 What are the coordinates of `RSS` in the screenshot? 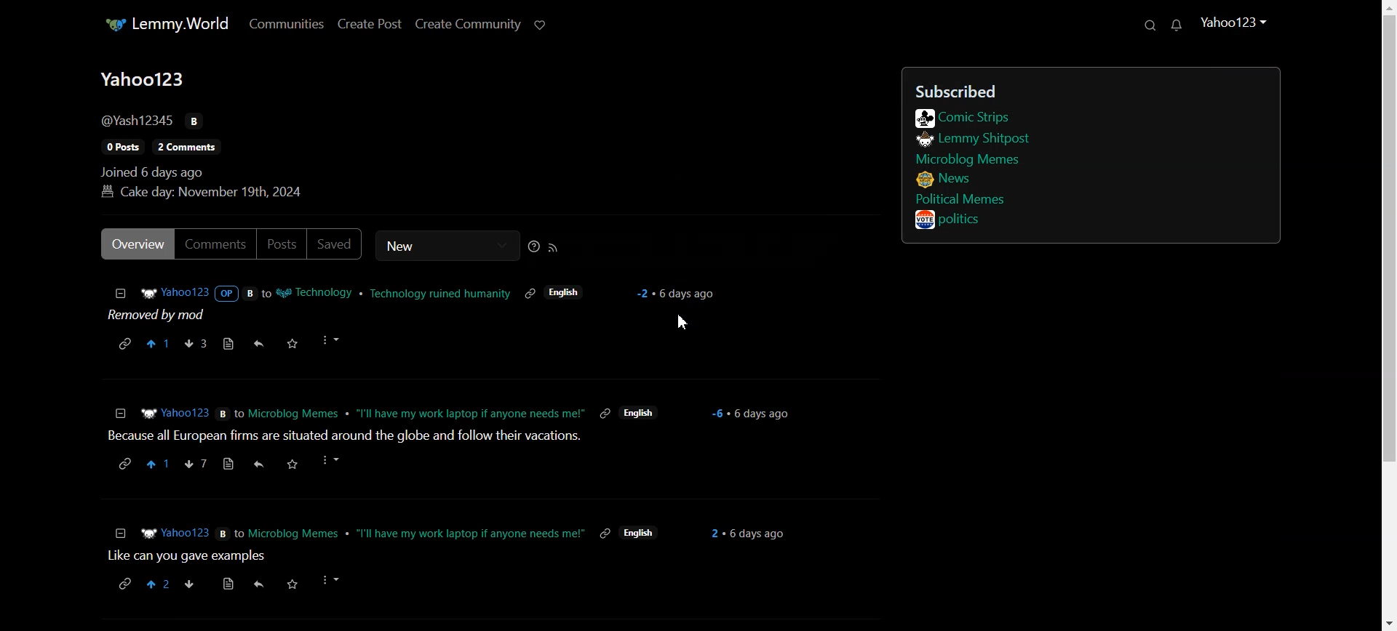 It's located at (552, 247).